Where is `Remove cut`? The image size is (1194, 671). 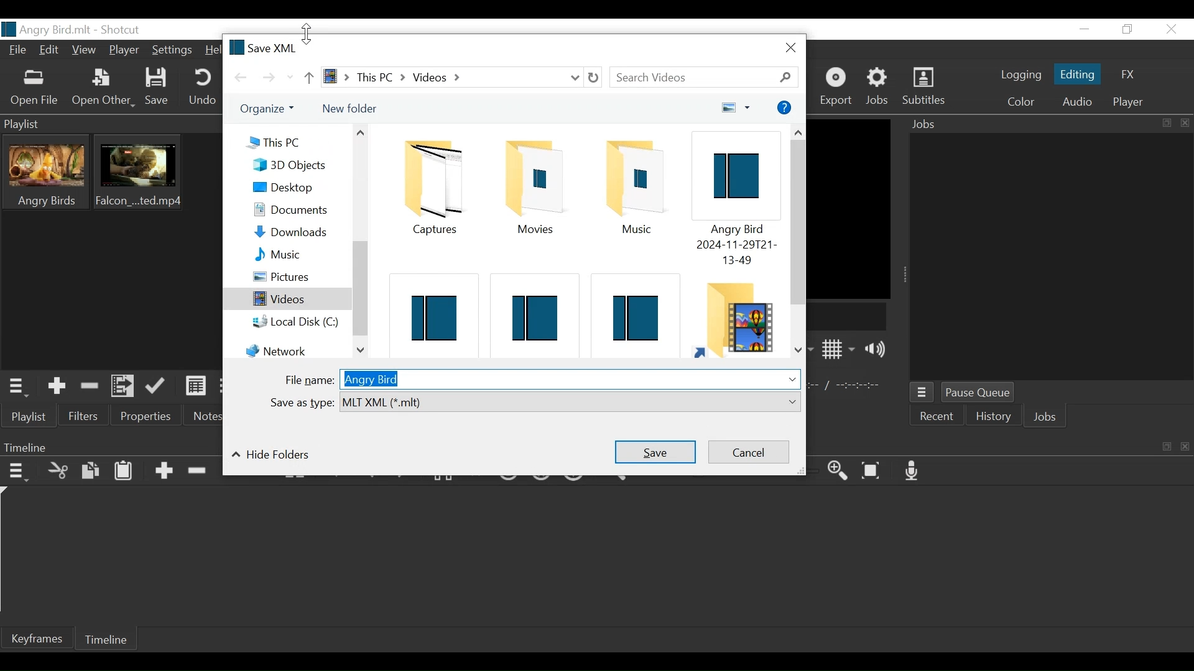 Remove cut is located at coordinates (90, 386).